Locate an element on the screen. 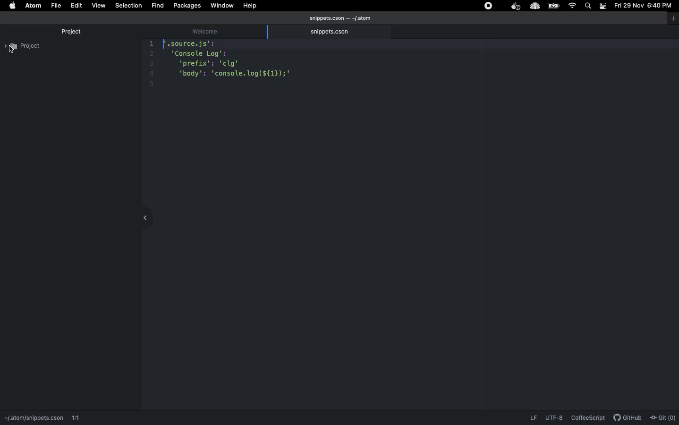 The height and width of the screenshot is (425, 679). snippets.cson is located at coordinates (345, 18).